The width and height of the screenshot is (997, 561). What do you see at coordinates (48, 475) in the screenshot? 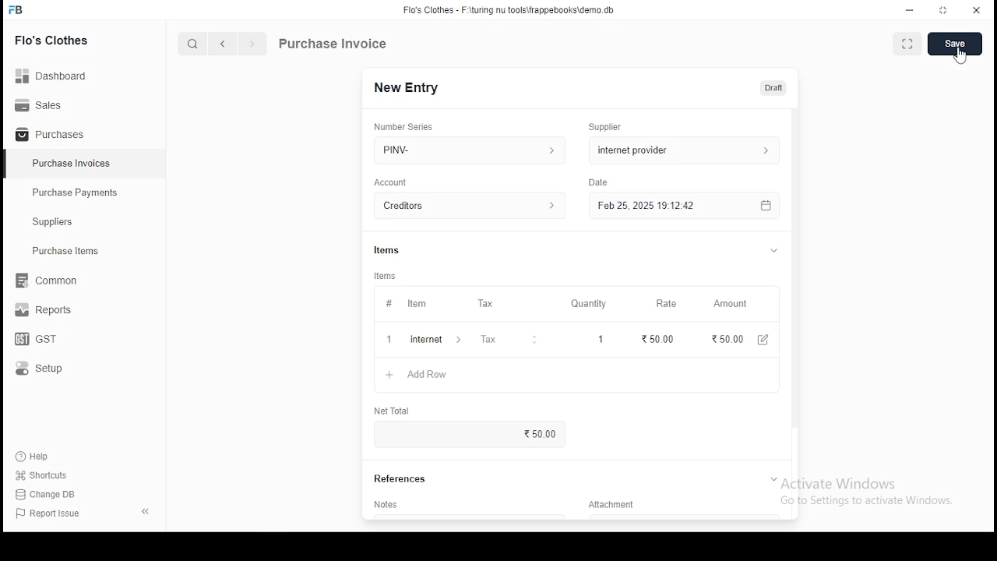
I see `Shortcuts` at bounding box center [48, 475].